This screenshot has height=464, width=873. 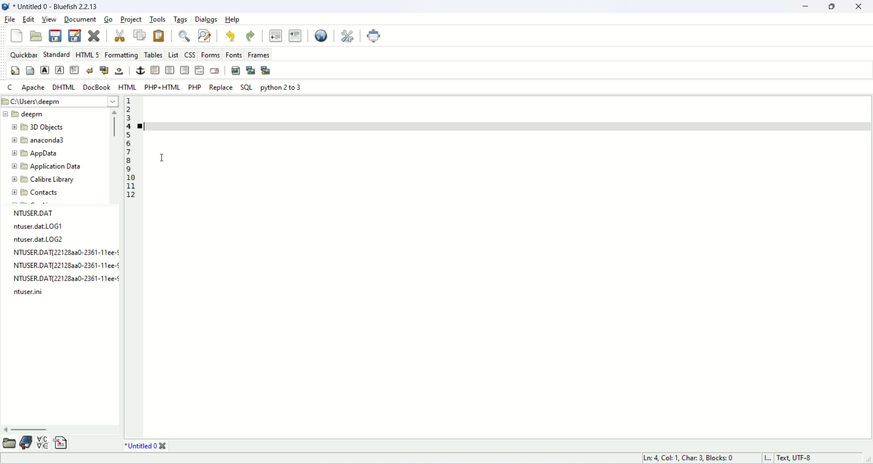 What do you see at coordinates (10, 444) in the screenshot?
I see `file explorer` at bounding box center [10, 444].